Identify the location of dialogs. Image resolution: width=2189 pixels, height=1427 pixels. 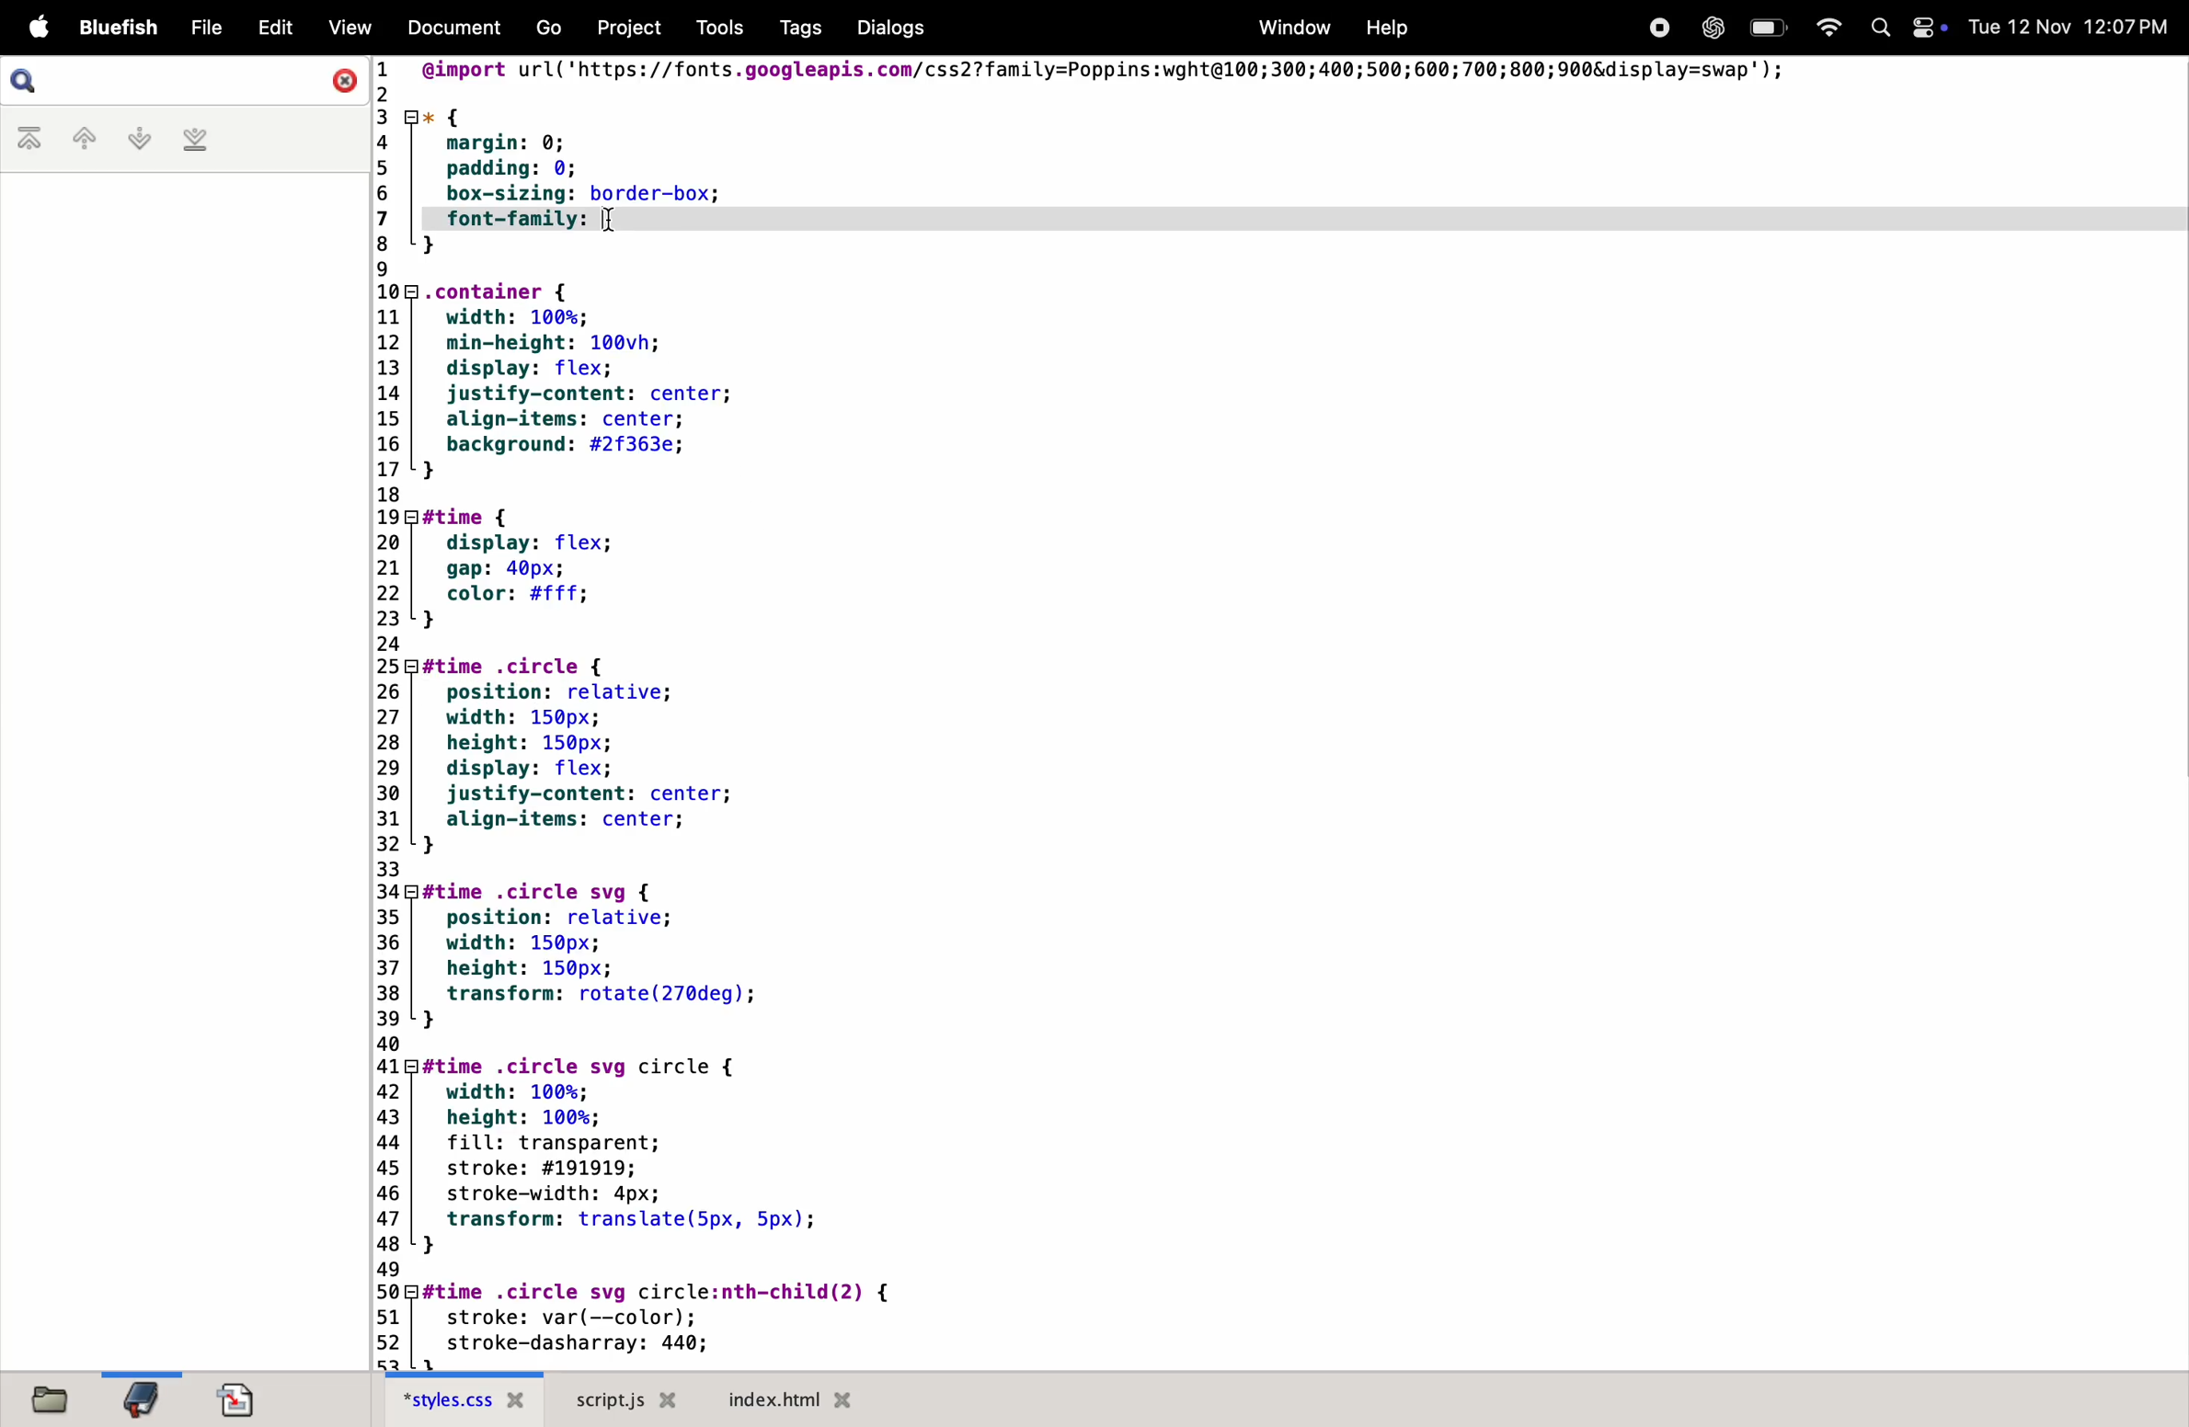
(887, 28).